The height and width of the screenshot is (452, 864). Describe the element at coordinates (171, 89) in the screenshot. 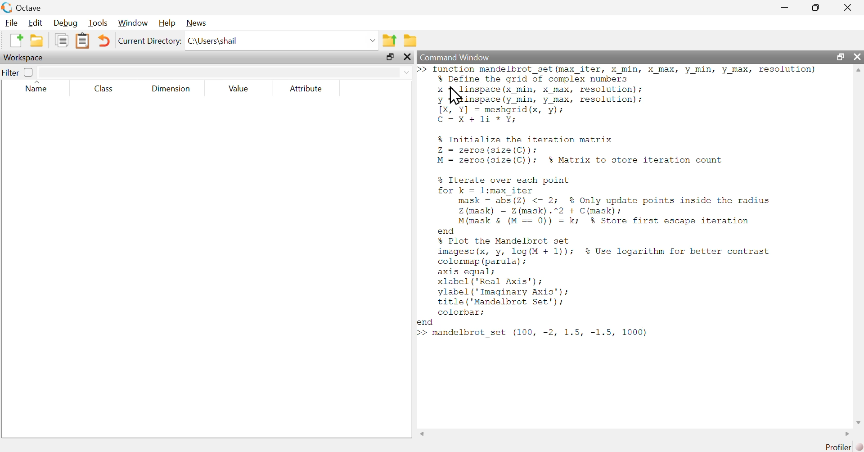

I see `Dimension` at that location.